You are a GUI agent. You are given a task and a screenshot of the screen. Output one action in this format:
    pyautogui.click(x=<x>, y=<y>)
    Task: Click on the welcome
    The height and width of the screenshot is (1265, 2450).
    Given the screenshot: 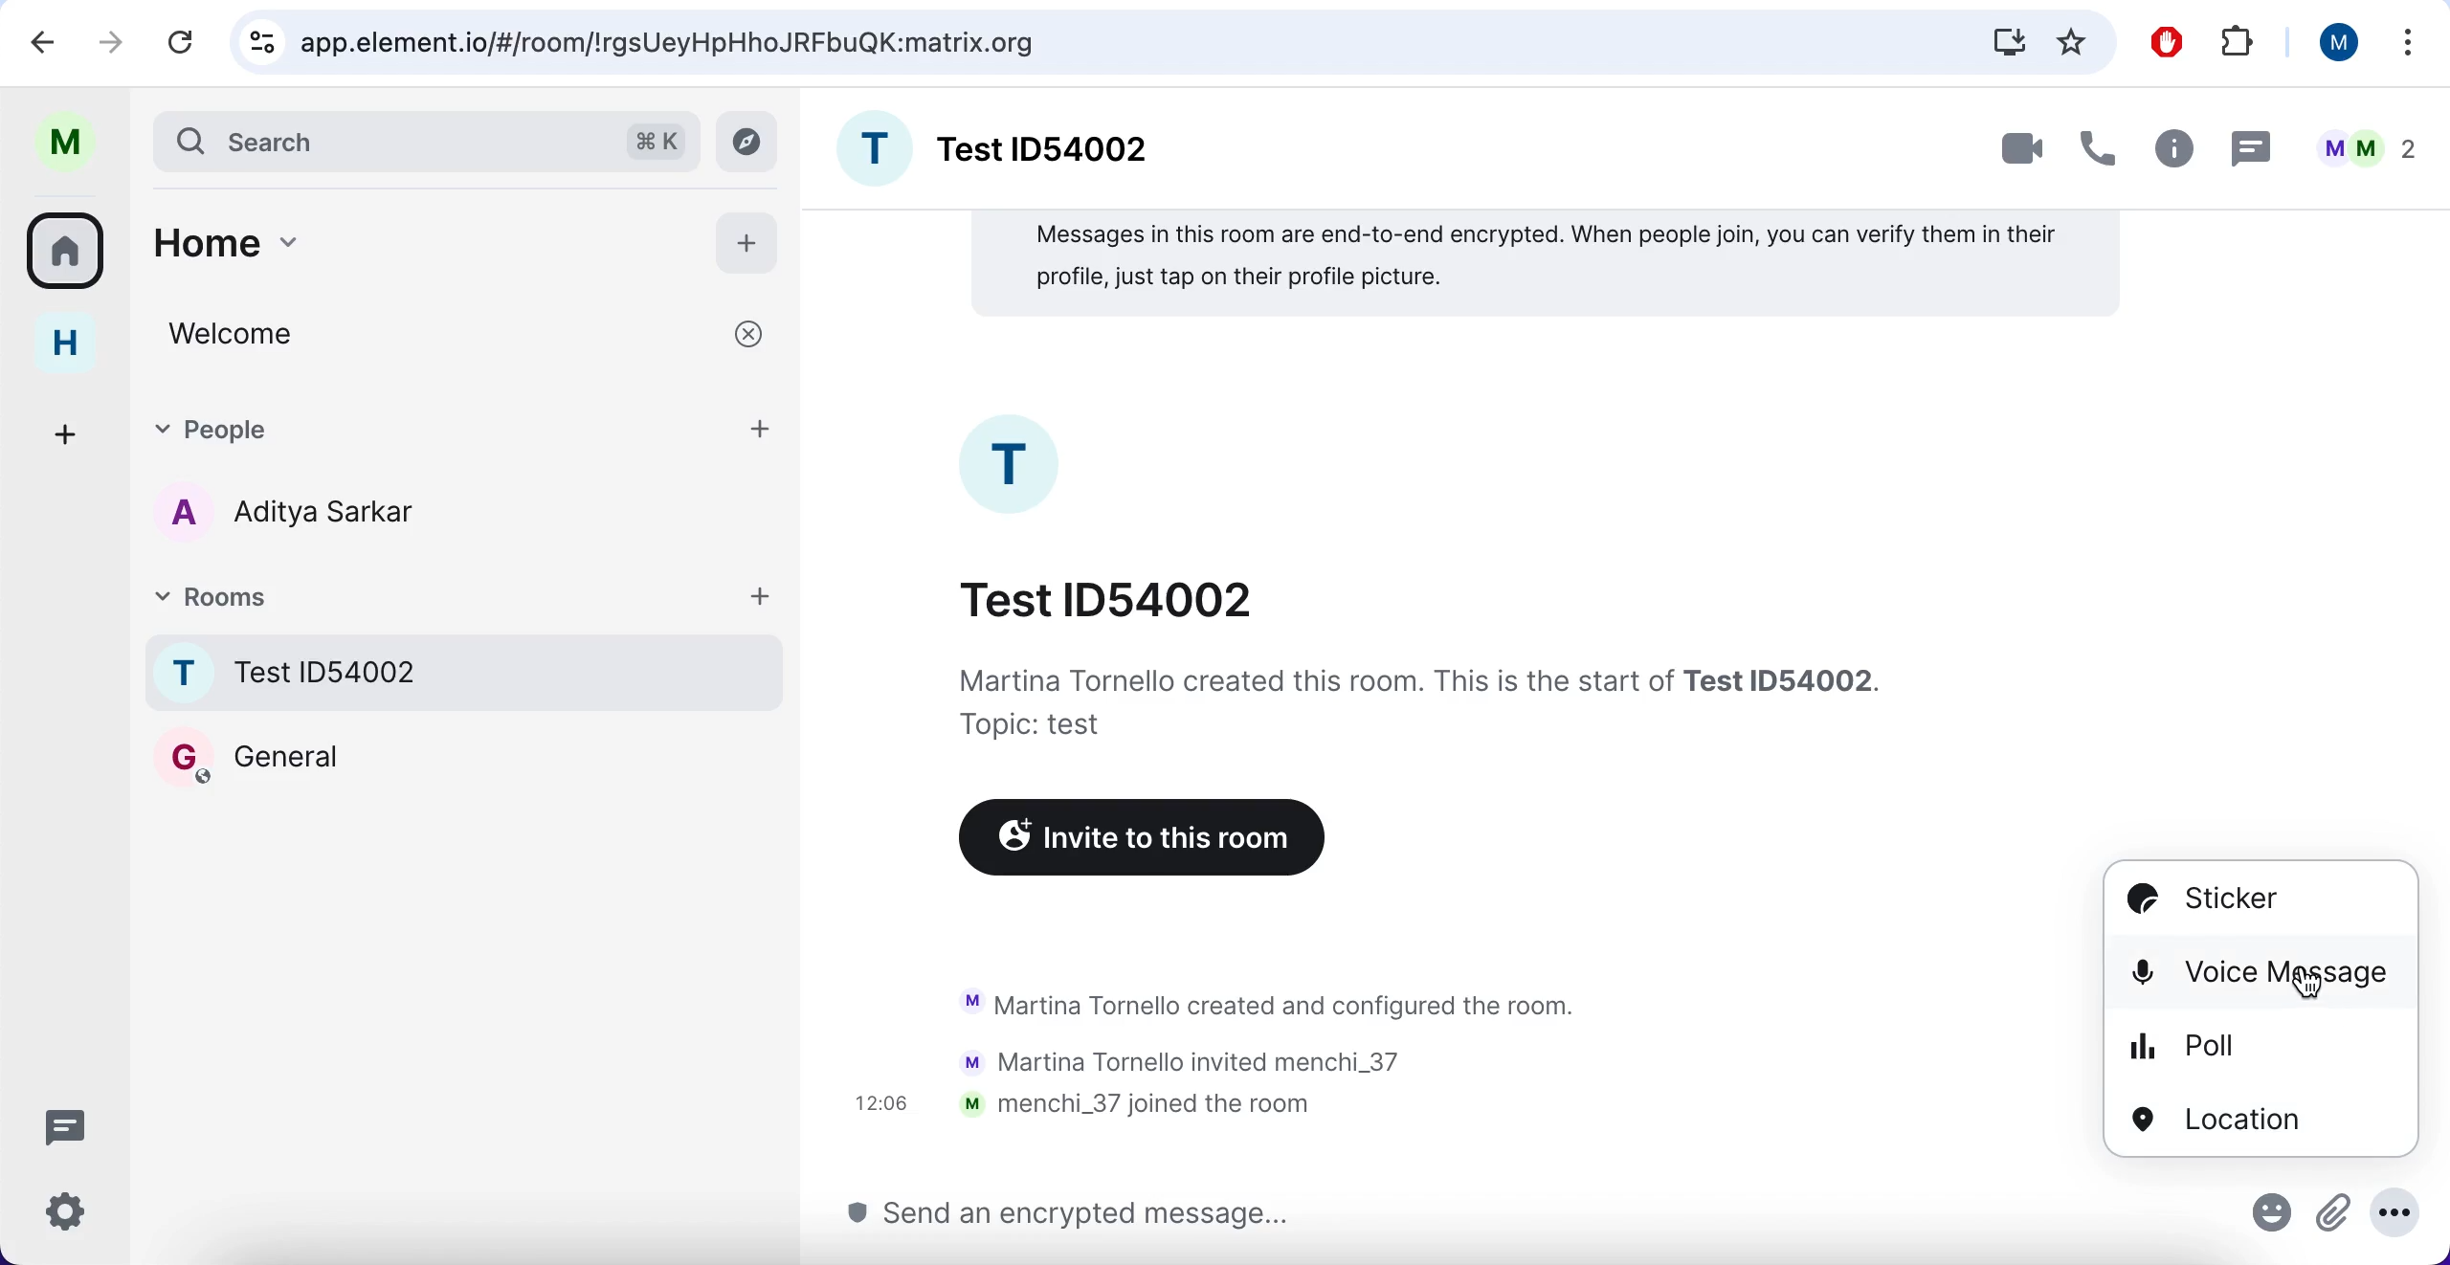 What is the action you would take?
    pyautogui.click(x=462, y=335)
    